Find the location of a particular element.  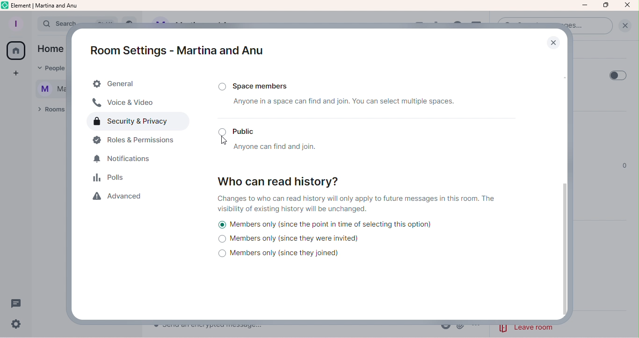

Create a space is located at coordinates (18, 75).